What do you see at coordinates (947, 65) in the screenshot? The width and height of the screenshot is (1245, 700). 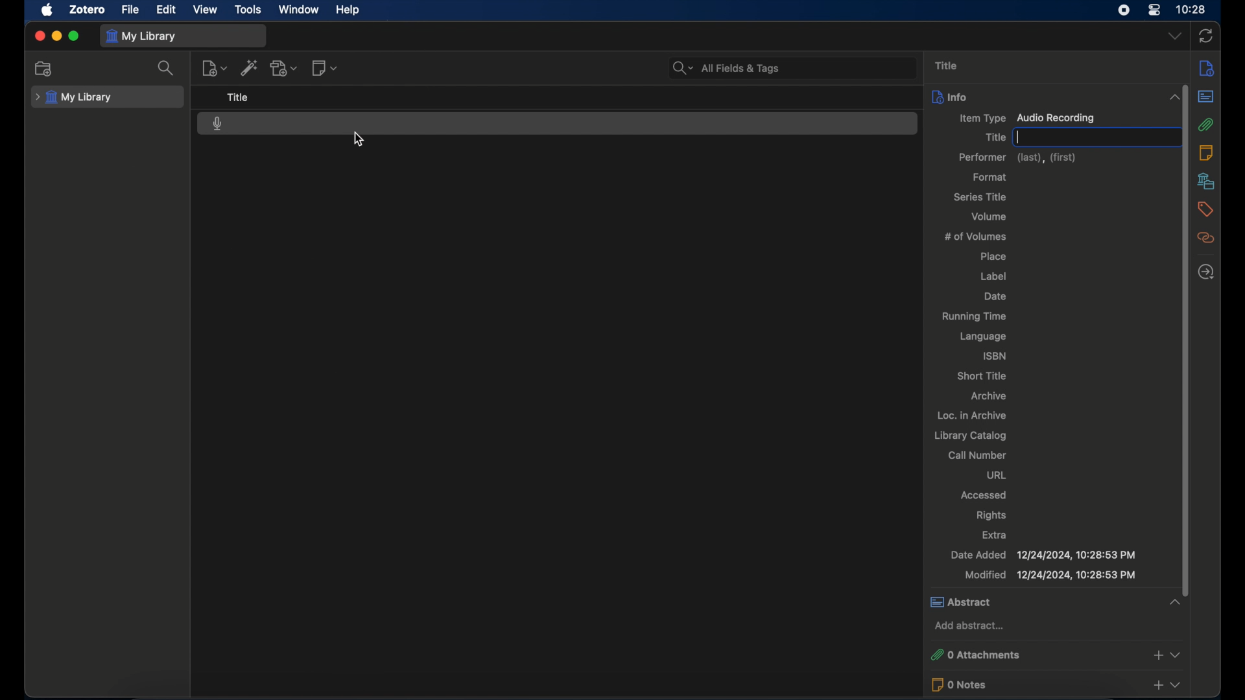 I see `title` at bounding box center [947, 65].